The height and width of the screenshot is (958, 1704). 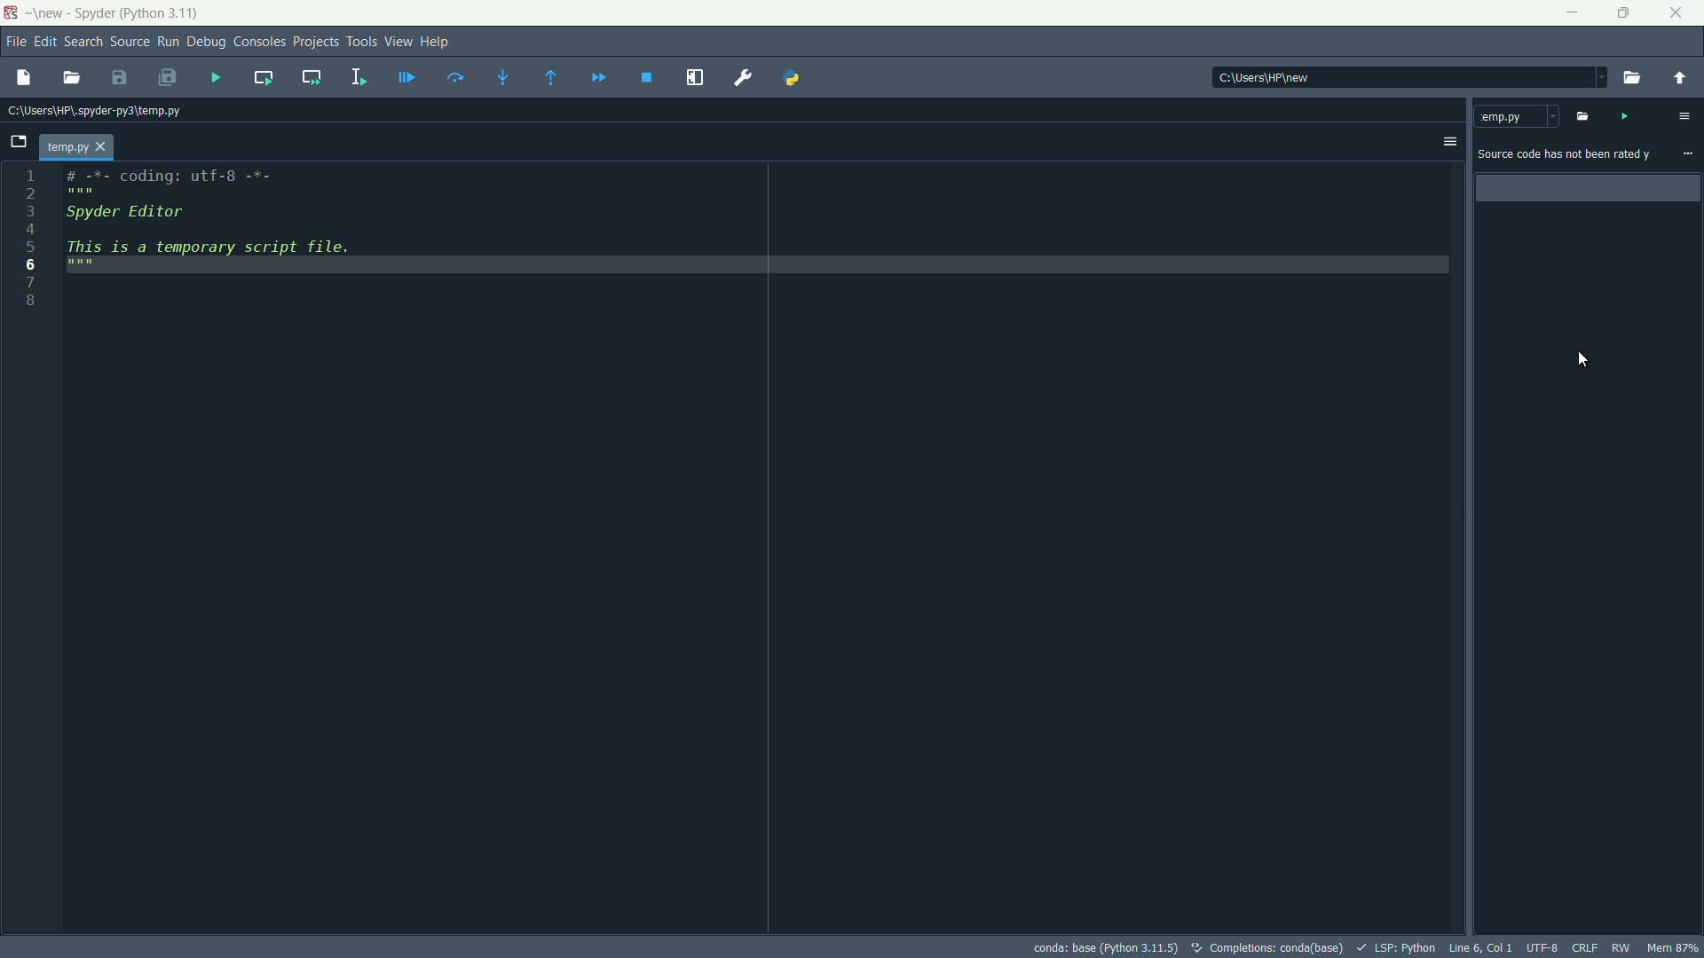 What do you see at coordinates (29, 263) in the screenshot?
I see `6` at bounding box center [29, 263].